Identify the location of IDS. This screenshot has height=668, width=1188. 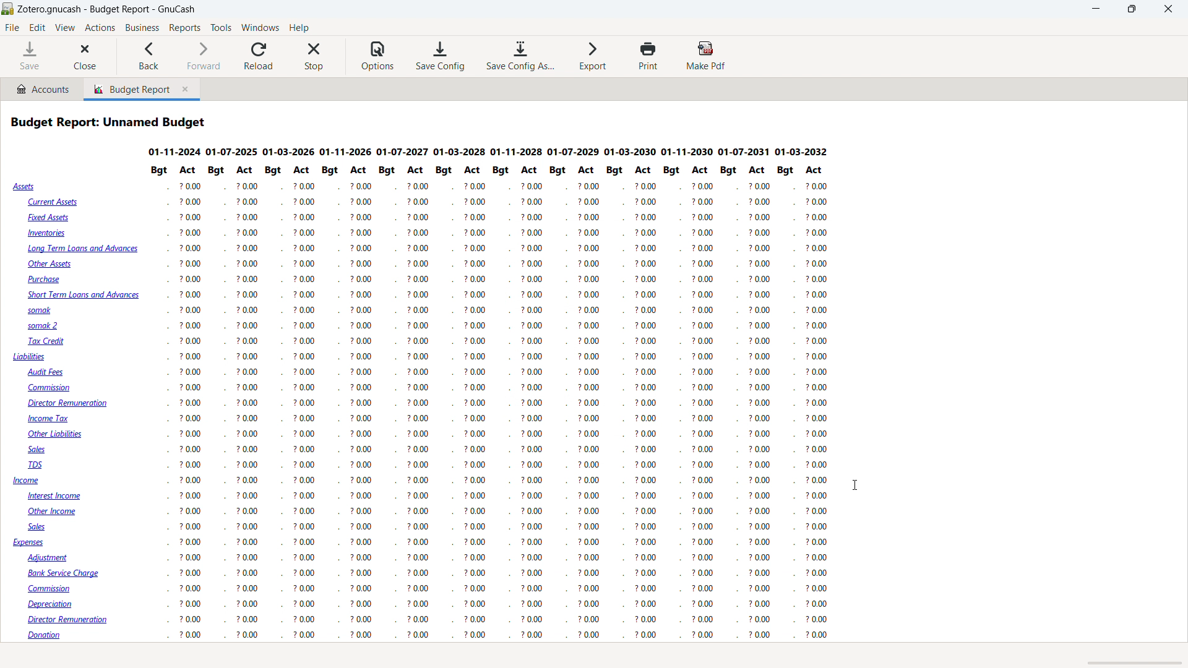
(38, 466).